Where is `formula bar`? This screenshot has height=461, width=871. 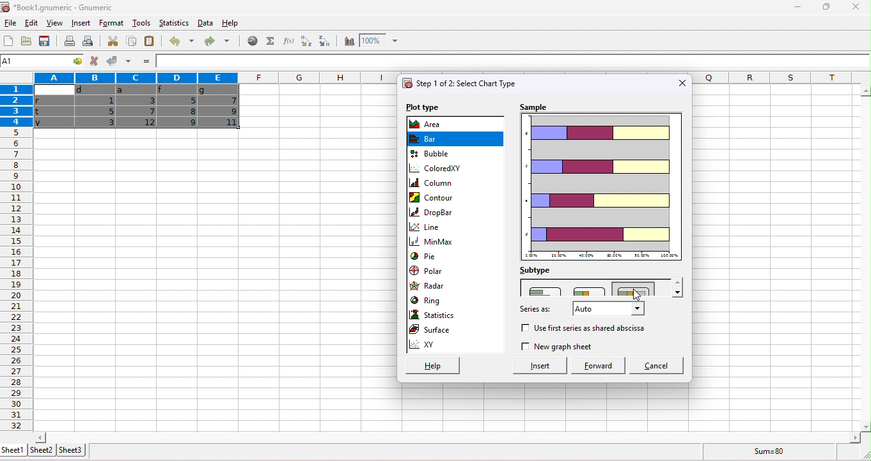 formula bar is located at coordinates (514, 61).